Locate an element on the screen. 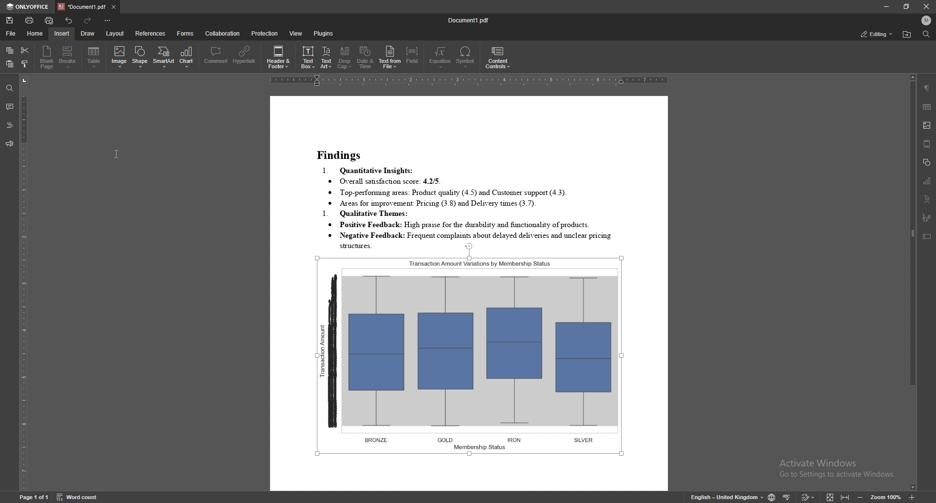  image is located at coordinates (928, 125).